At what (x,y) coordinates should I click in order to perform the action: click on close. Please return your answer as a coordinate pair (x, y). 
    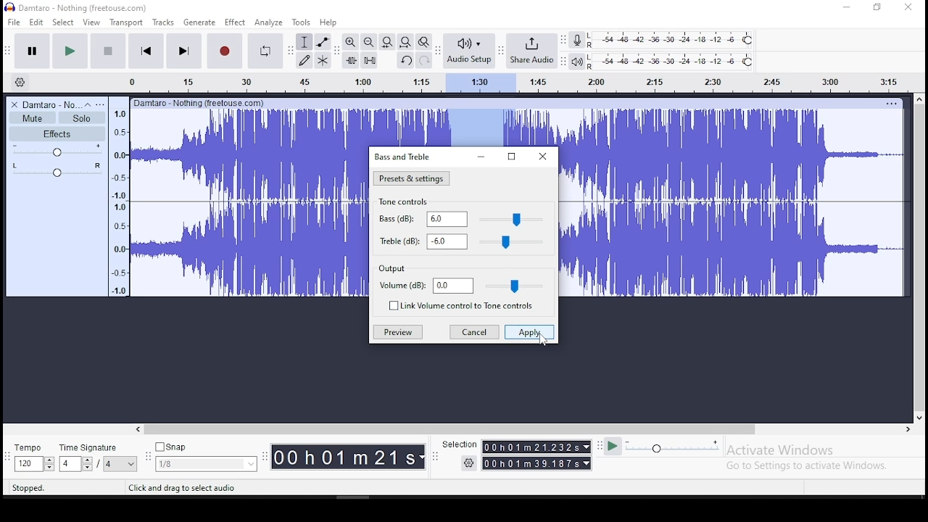
    Looking at the image, I should click on (908, 8).